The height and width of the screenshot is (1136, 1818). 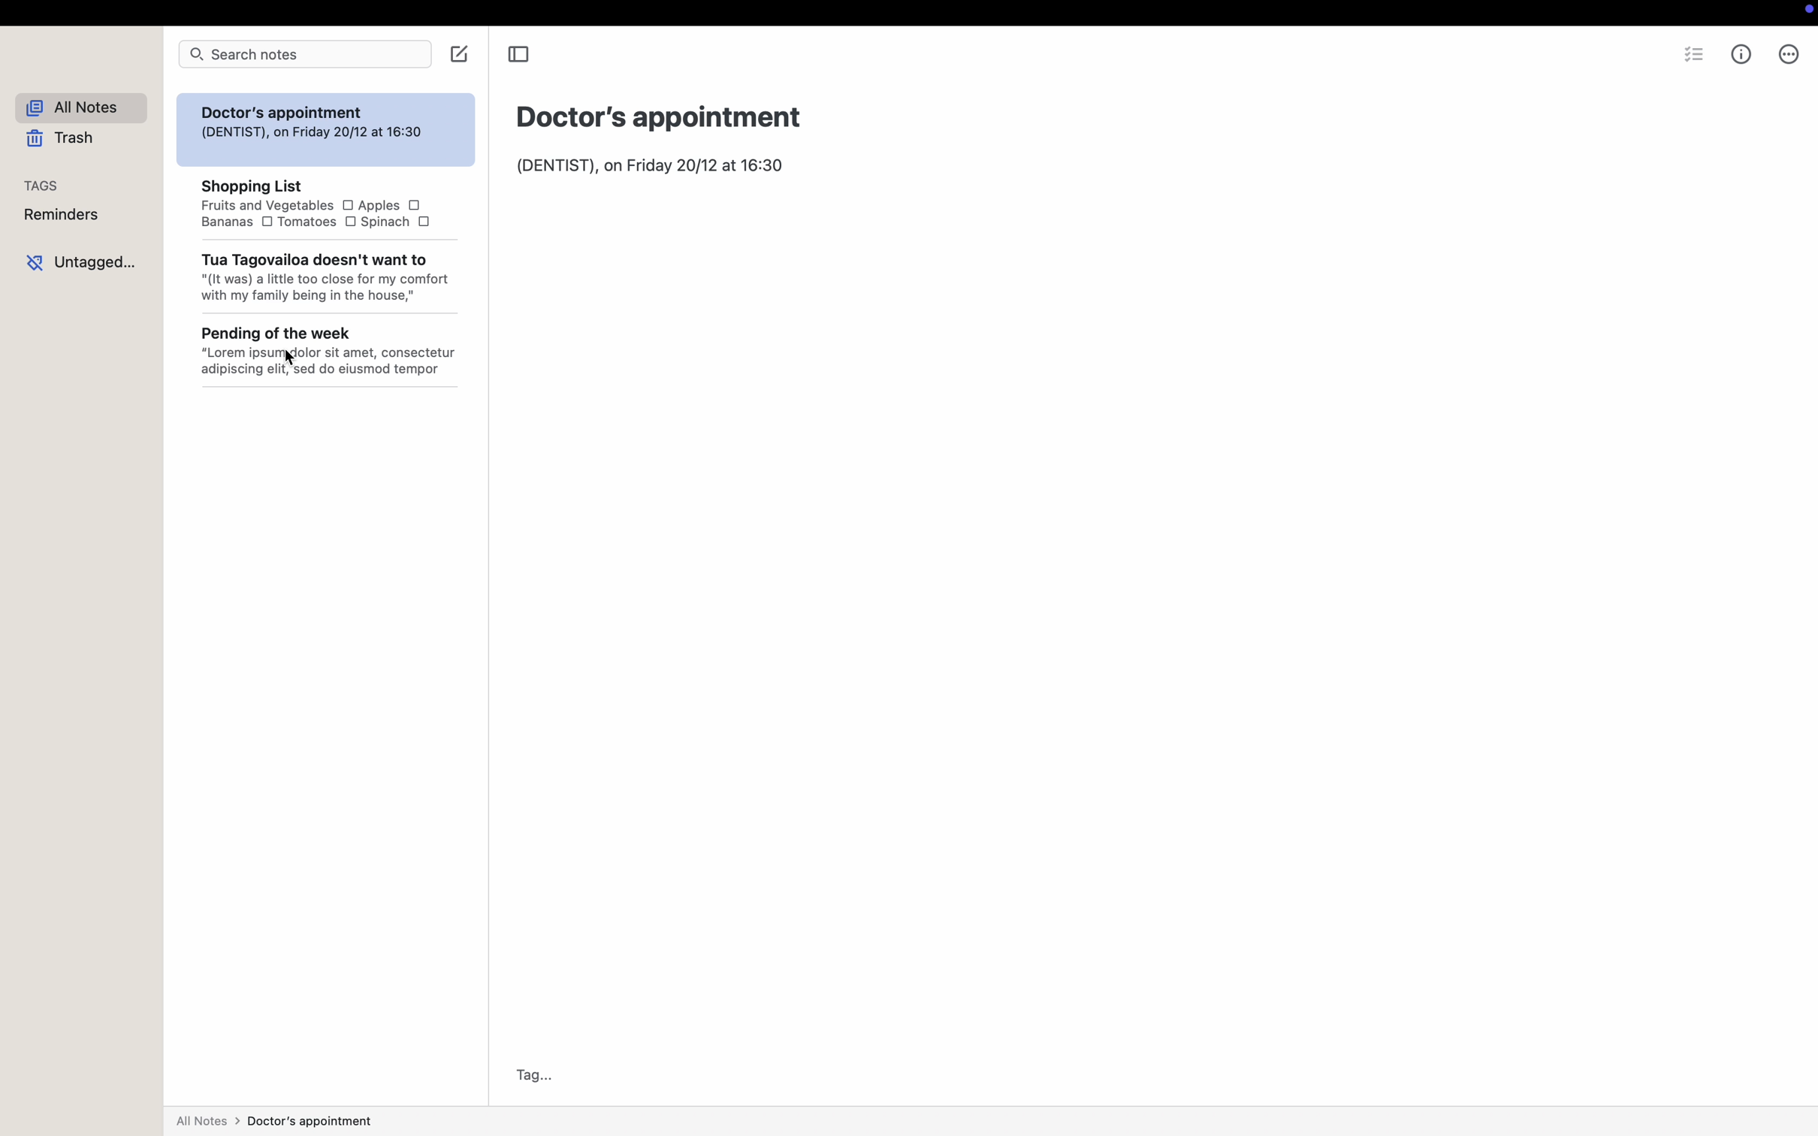 What do you see at coordinates (539, 1078) in the screenshot?
I see `tag` at bounding box center [539, 1078].